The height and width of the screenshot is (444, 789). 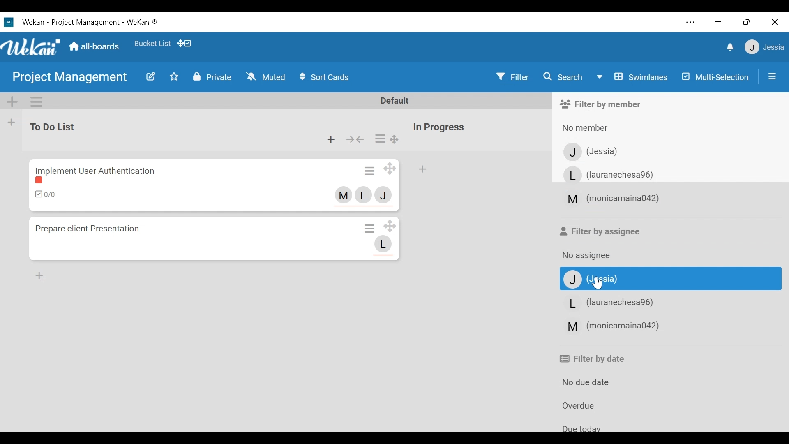 What do you see at coordinates (327, 78) in the screenshot?
I see `Sort Cards` at bounding box center [327, 78].